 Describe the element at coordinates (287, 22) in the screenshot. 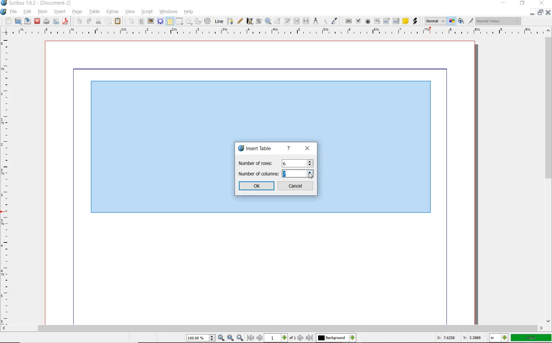

I see `edit frame with story editor` at that location.